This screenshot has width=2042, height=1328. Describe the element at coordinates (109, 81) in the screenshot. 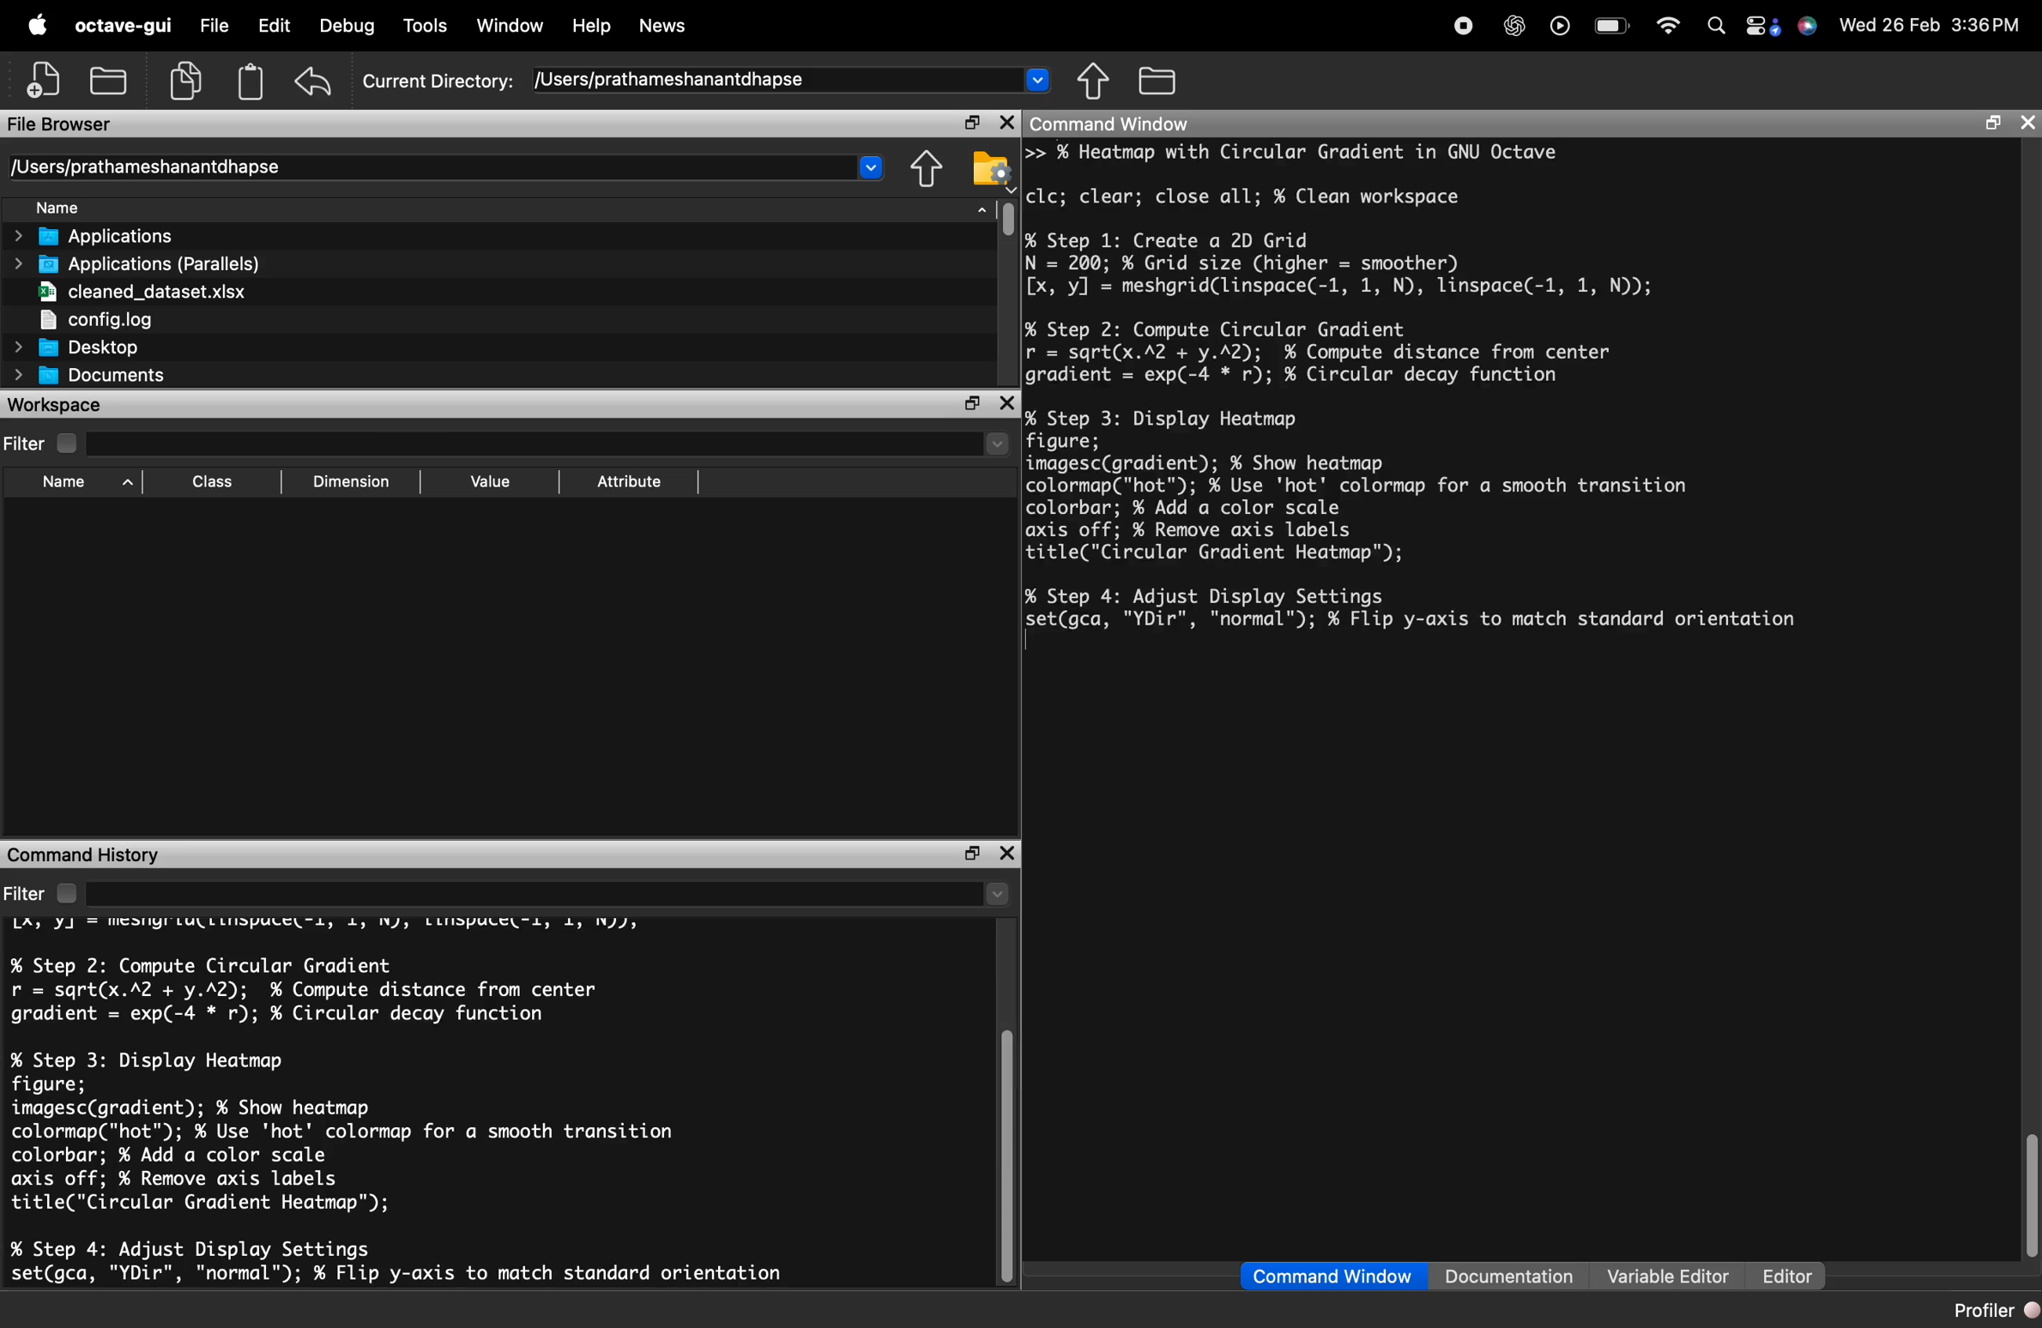

I see `open an existing file in an editor` at that location.